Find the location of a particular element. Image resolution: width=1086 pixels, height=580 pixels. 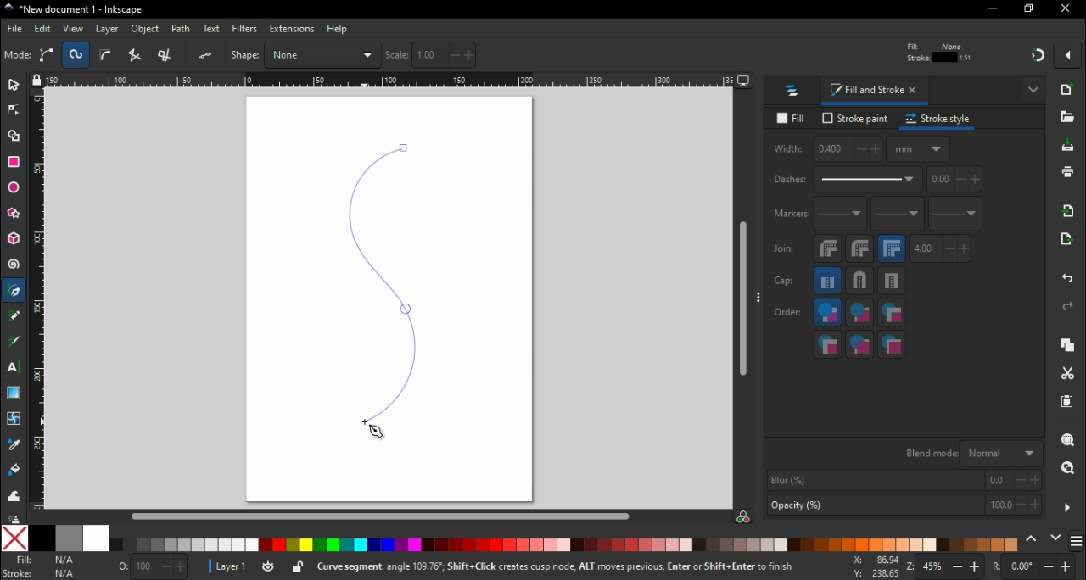

spiral tool is located at coordinates (14, 267).